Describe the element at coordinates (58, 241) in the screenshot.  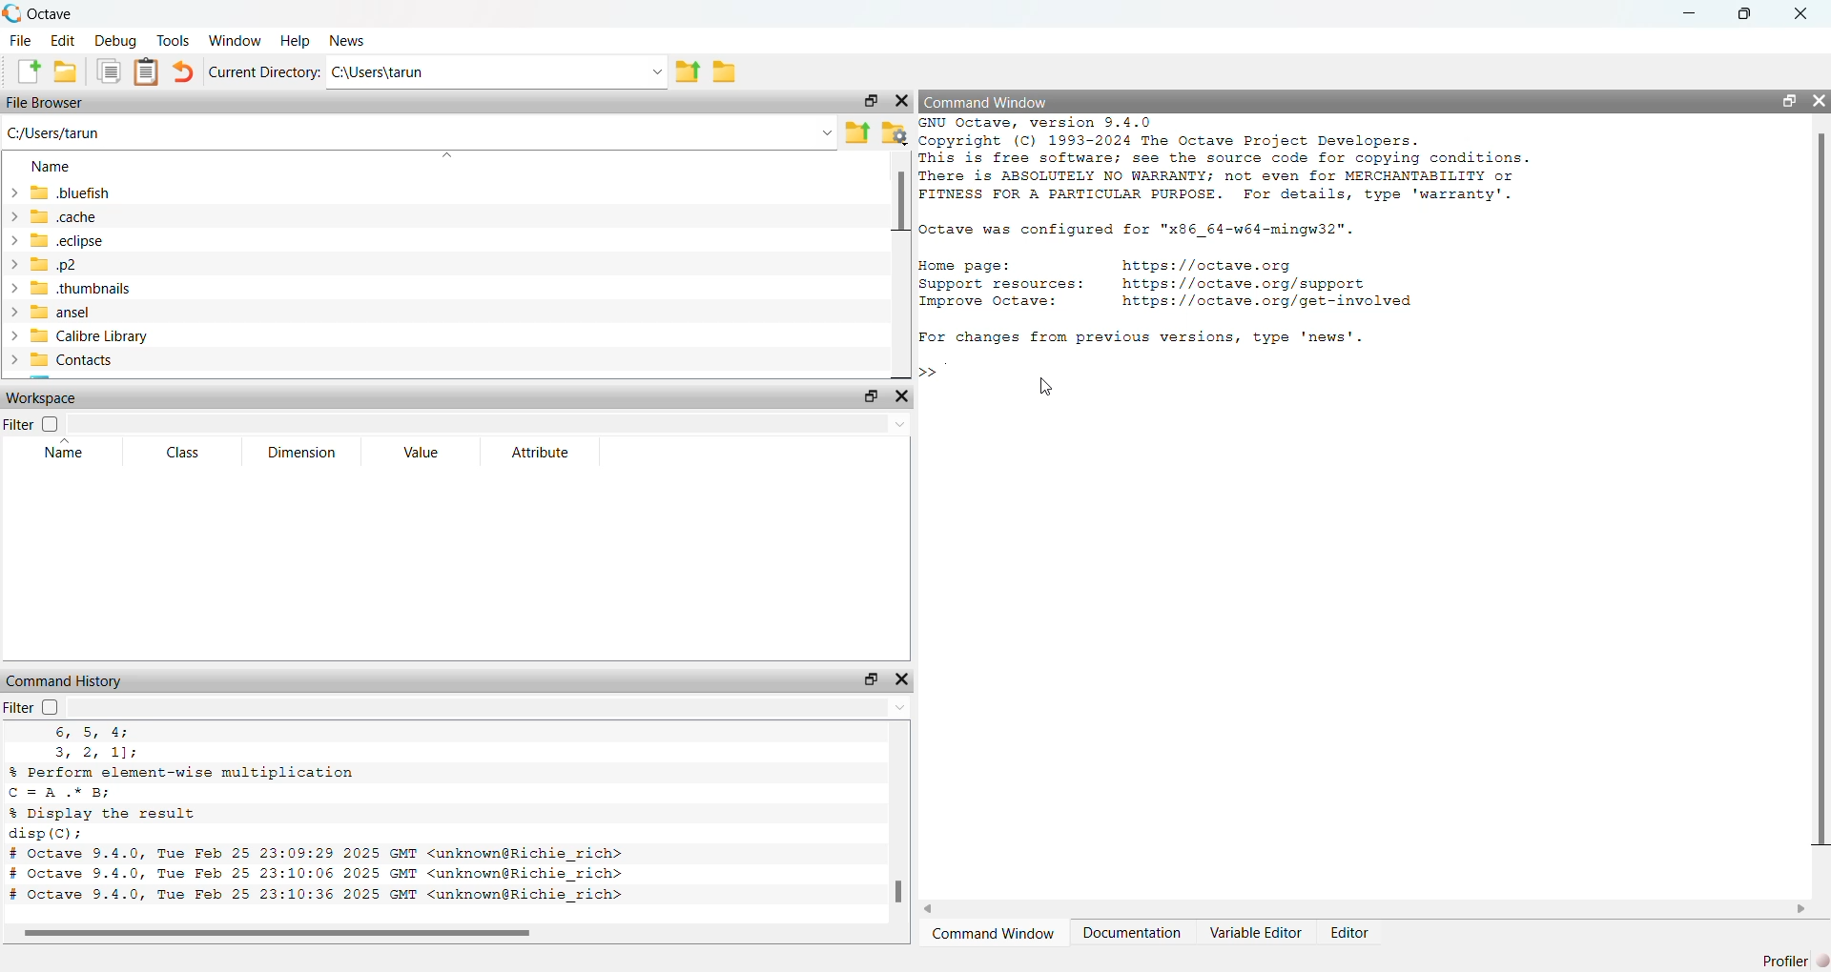
I see `eclipse` at that location.